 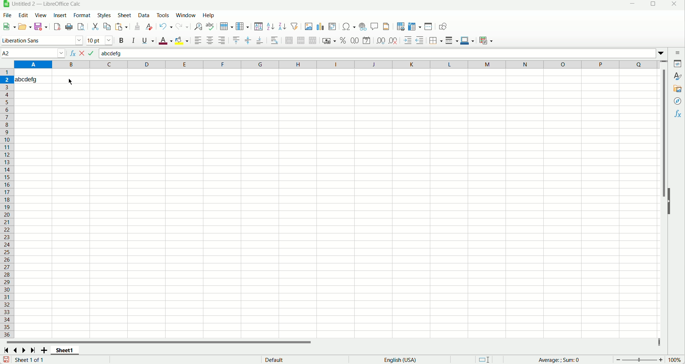 I want to click on scroll to last page, so click(x=33, y=349).